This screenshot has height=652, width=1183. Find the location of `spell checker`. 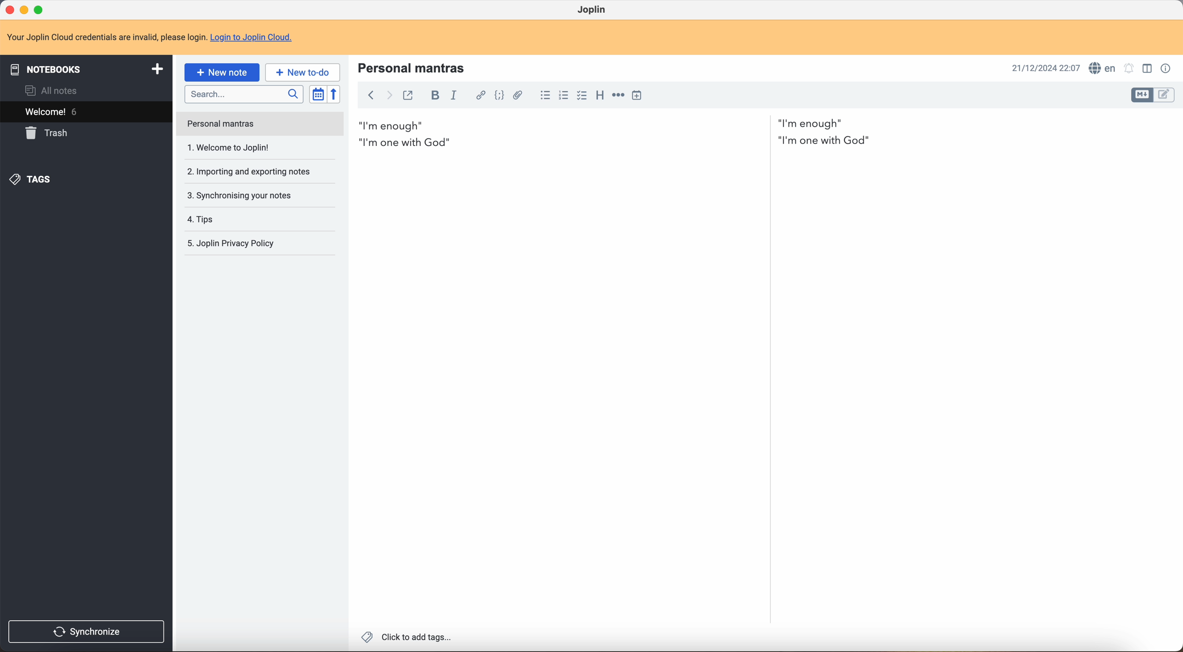

spell checker is located at coordinates (1103, 67).